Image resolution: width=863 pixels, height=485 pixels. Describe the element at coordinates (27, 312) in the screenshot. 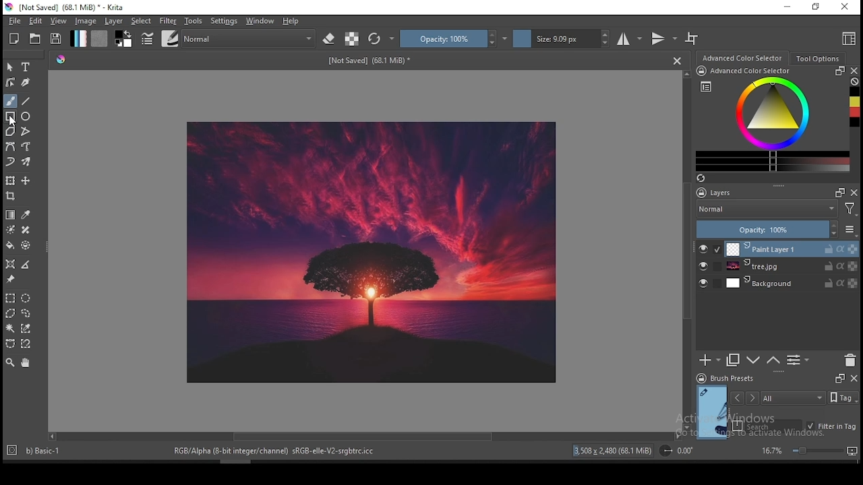

I see `freehand selection tool` at that location.